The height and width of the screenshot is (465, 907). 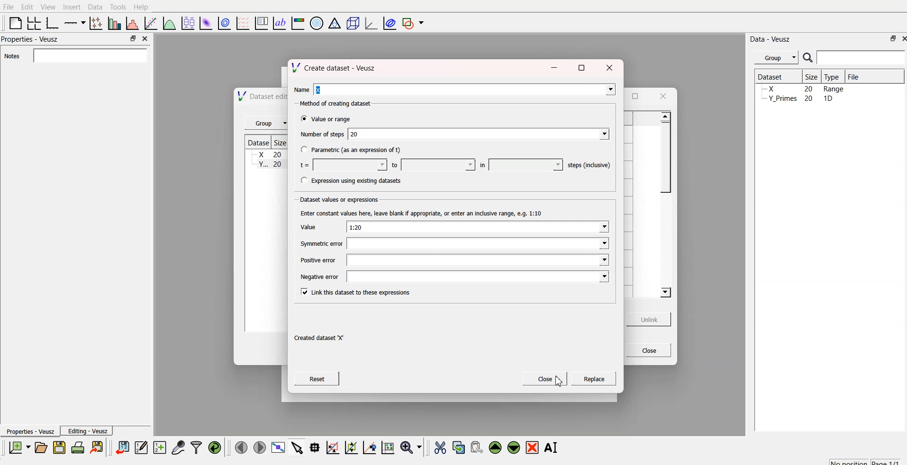 I want to click on select items from graph, so click(x=298, y=447).